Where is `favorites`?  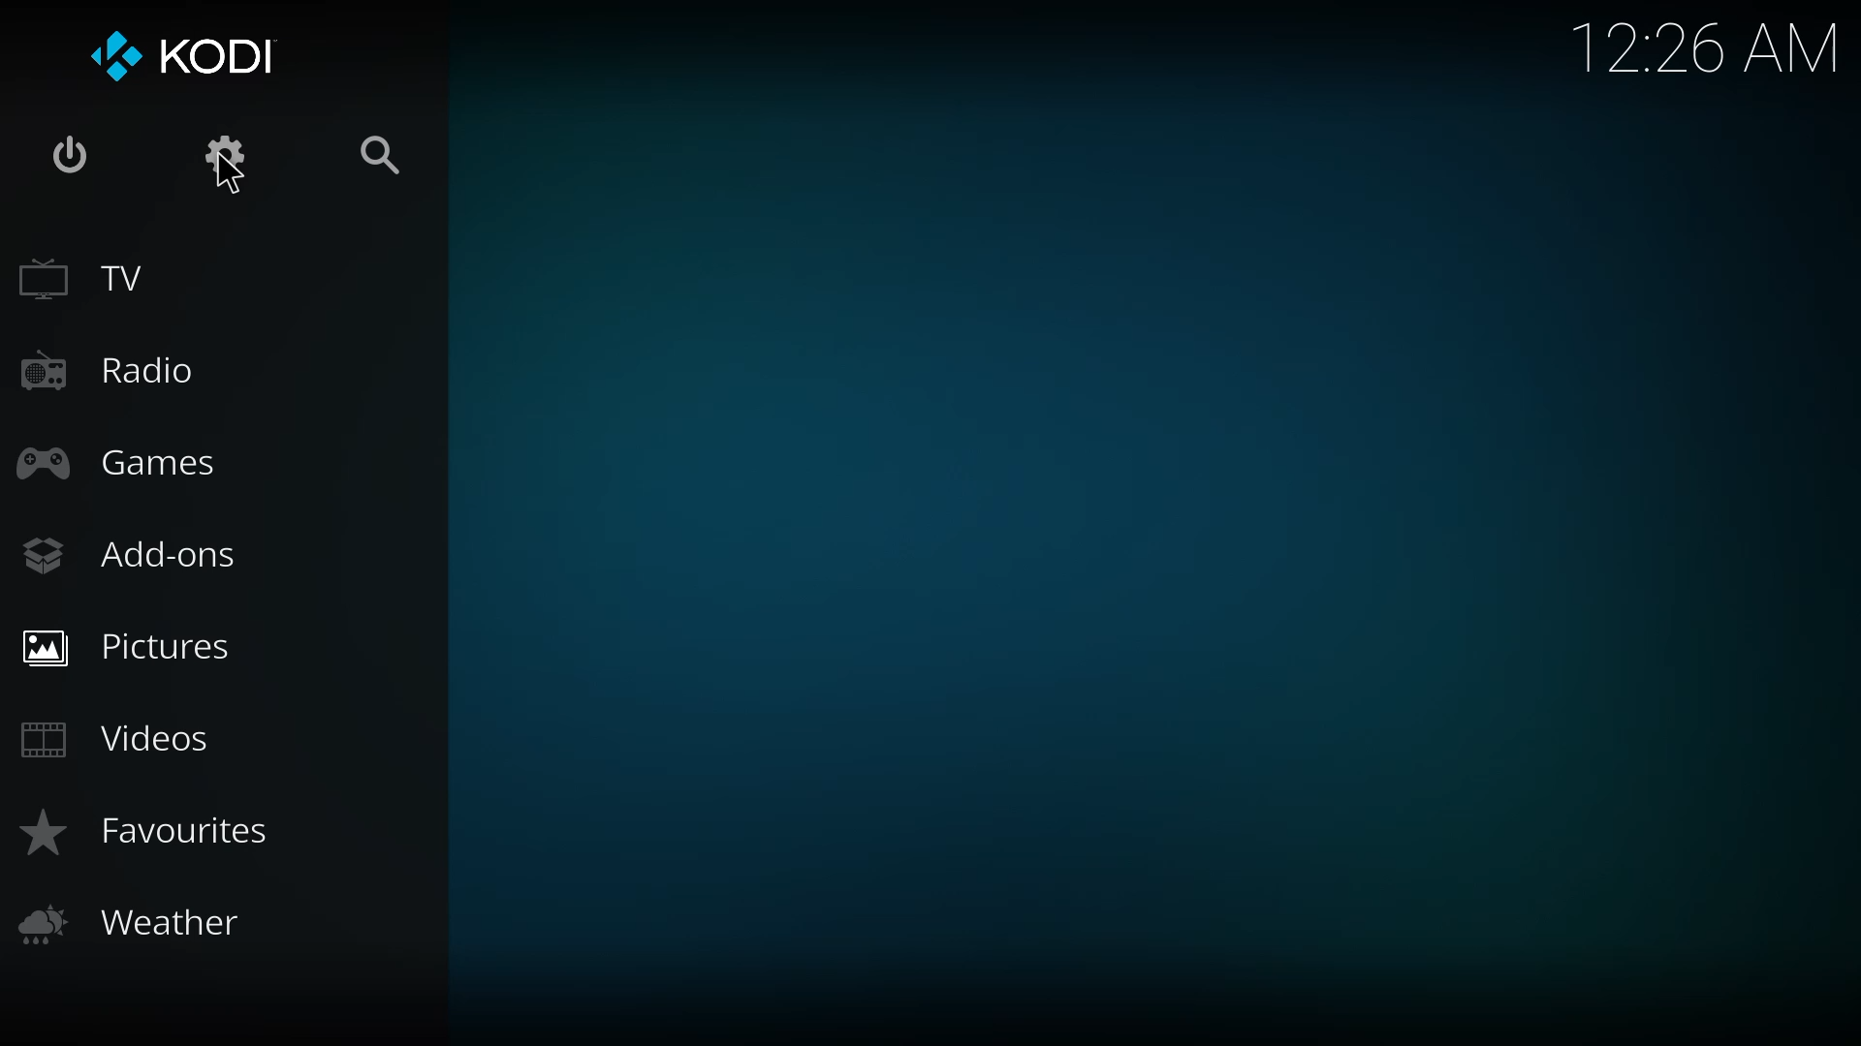
favorites is located at coordinates (166, 832).